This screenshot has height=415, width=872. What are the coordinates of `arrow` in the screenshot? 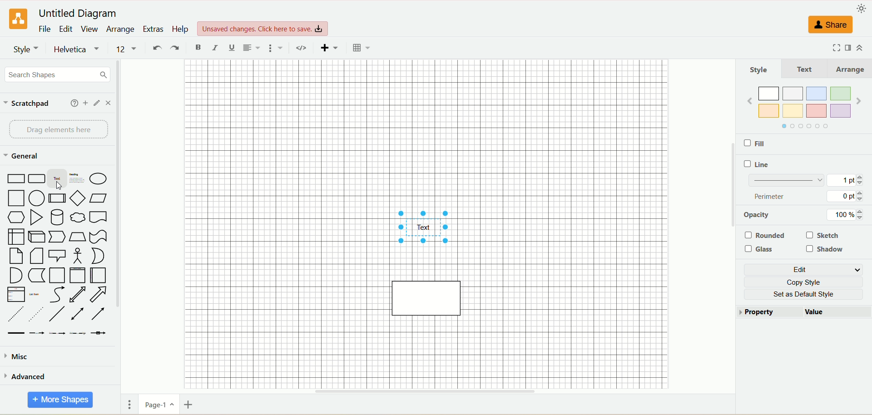 It's located at (99, 295).